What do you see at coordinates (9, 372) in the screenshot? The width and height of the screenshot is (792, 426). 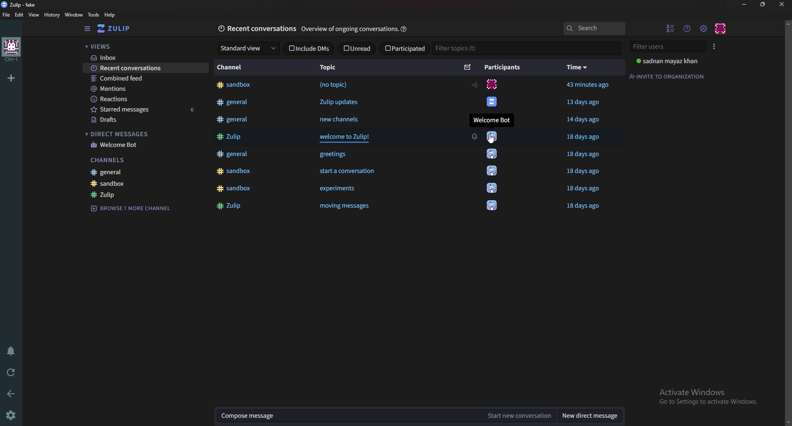 I see `Reload` at bounding box center [9, 372].